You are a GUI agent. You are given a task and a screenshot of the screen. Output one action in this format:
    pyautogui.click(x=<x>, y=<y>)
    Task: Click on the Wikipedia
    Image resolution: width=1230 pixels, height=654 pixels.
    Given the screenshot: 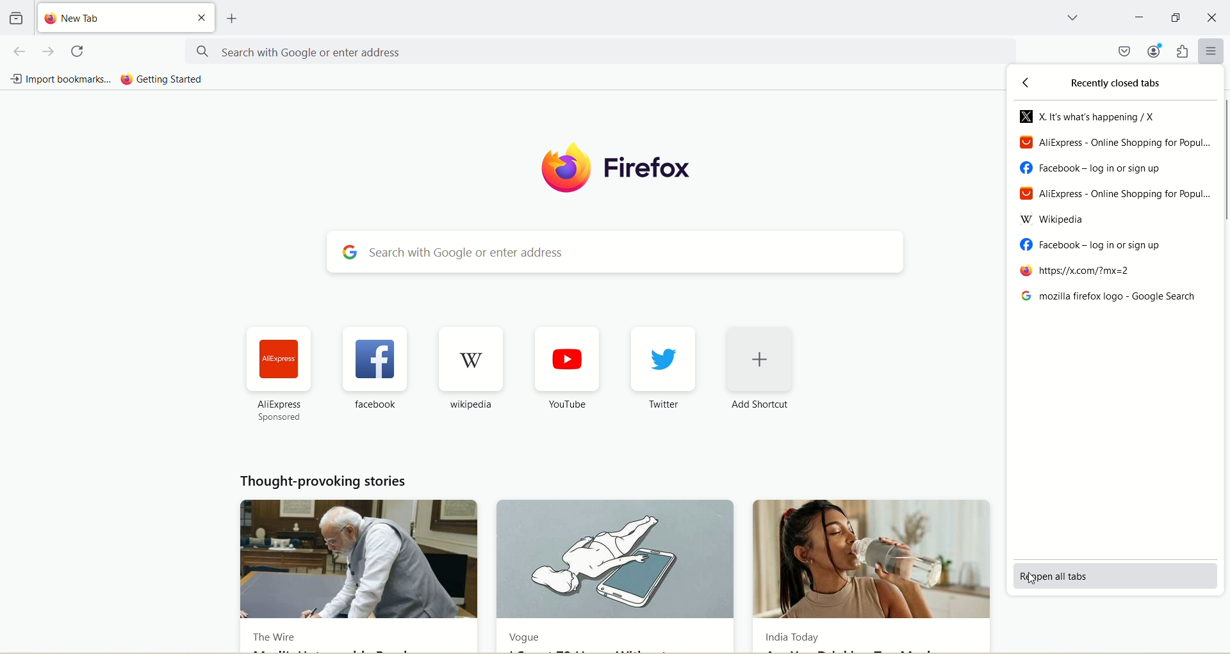 What is the action you would take?
    pyautogui.click(x=1117, y=223)
    